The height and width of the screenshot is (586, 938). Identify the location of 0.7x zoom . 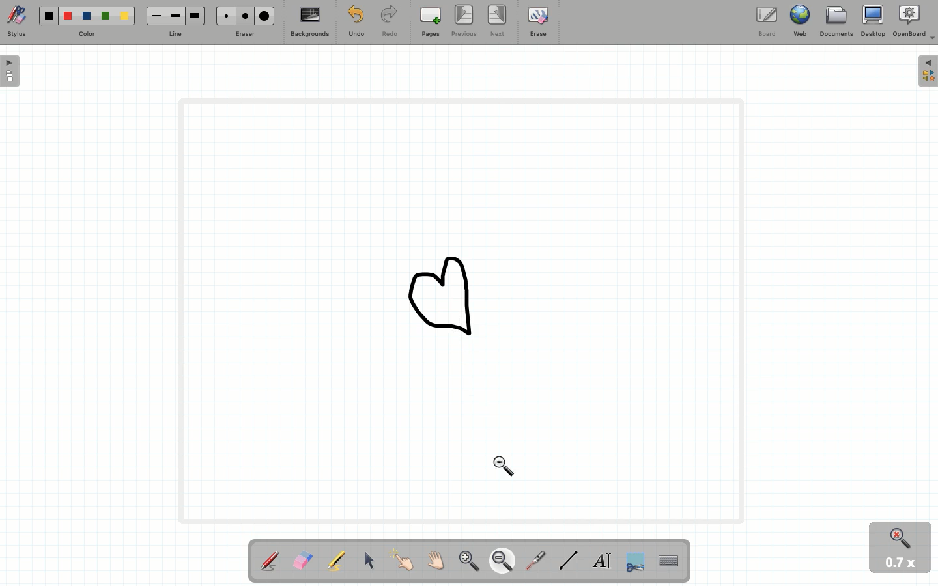
(901, 565).